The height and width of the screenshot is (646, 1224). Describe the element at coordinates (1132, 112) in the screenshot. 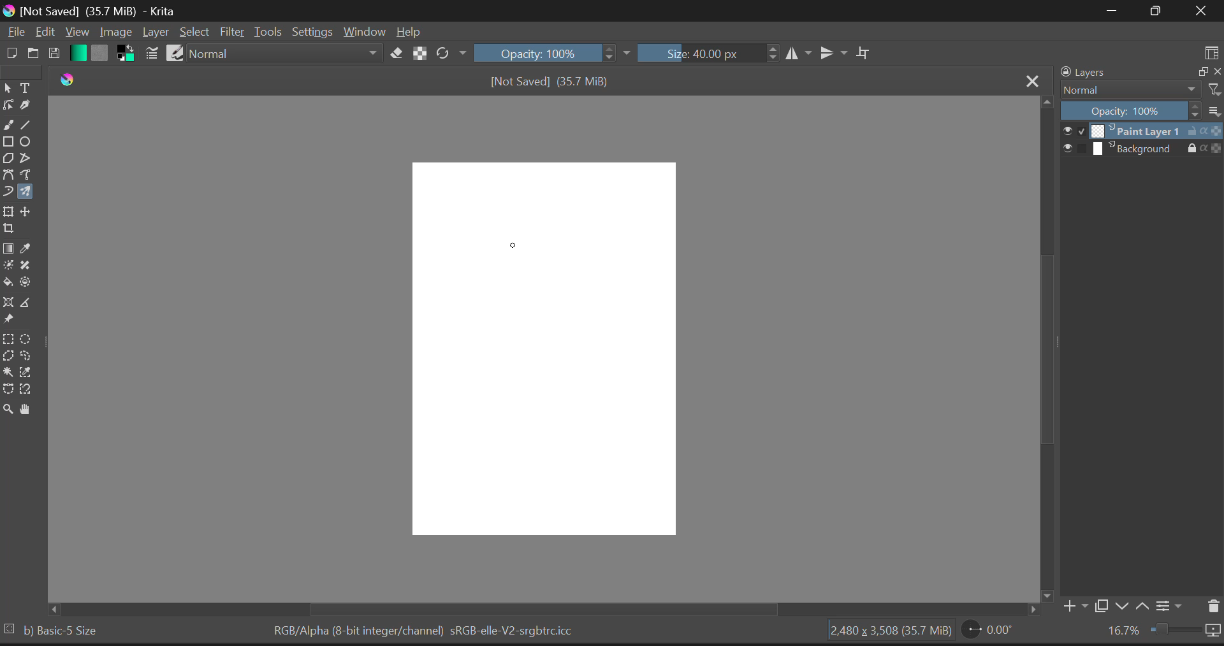

I see `Opacity` at that location.